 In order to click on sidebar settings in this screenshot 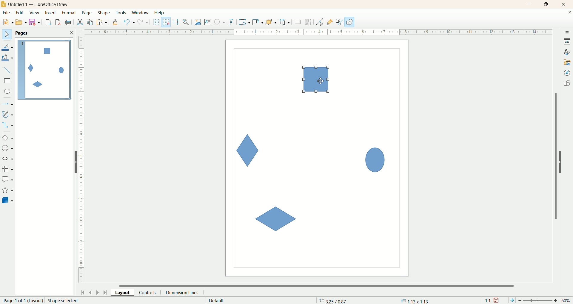, I will do `click(567, 32)`.